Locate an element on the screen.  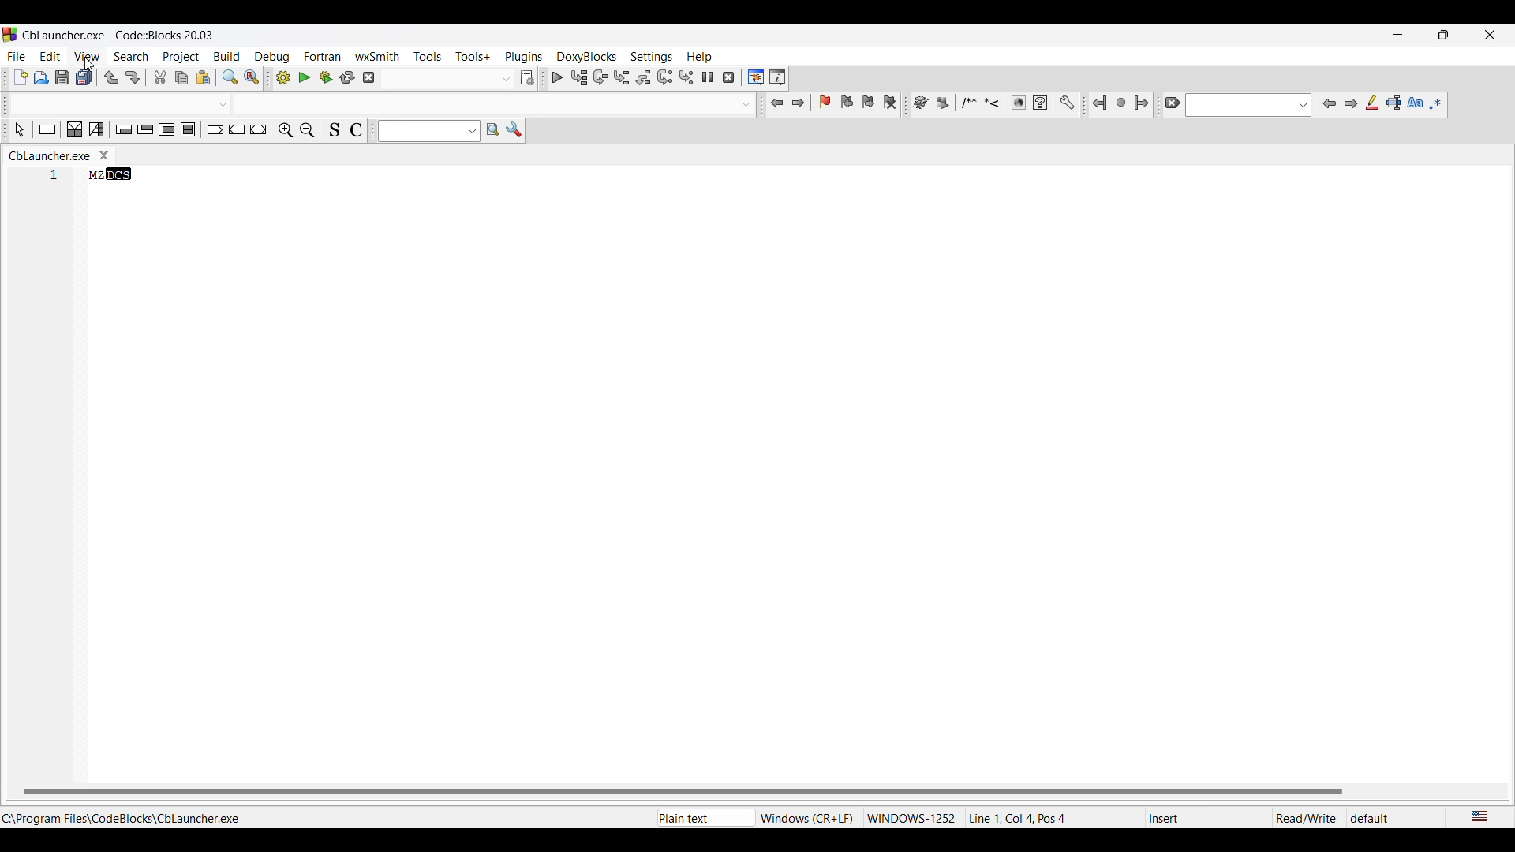
Exit condition loop is located at coordinates (145, 129).